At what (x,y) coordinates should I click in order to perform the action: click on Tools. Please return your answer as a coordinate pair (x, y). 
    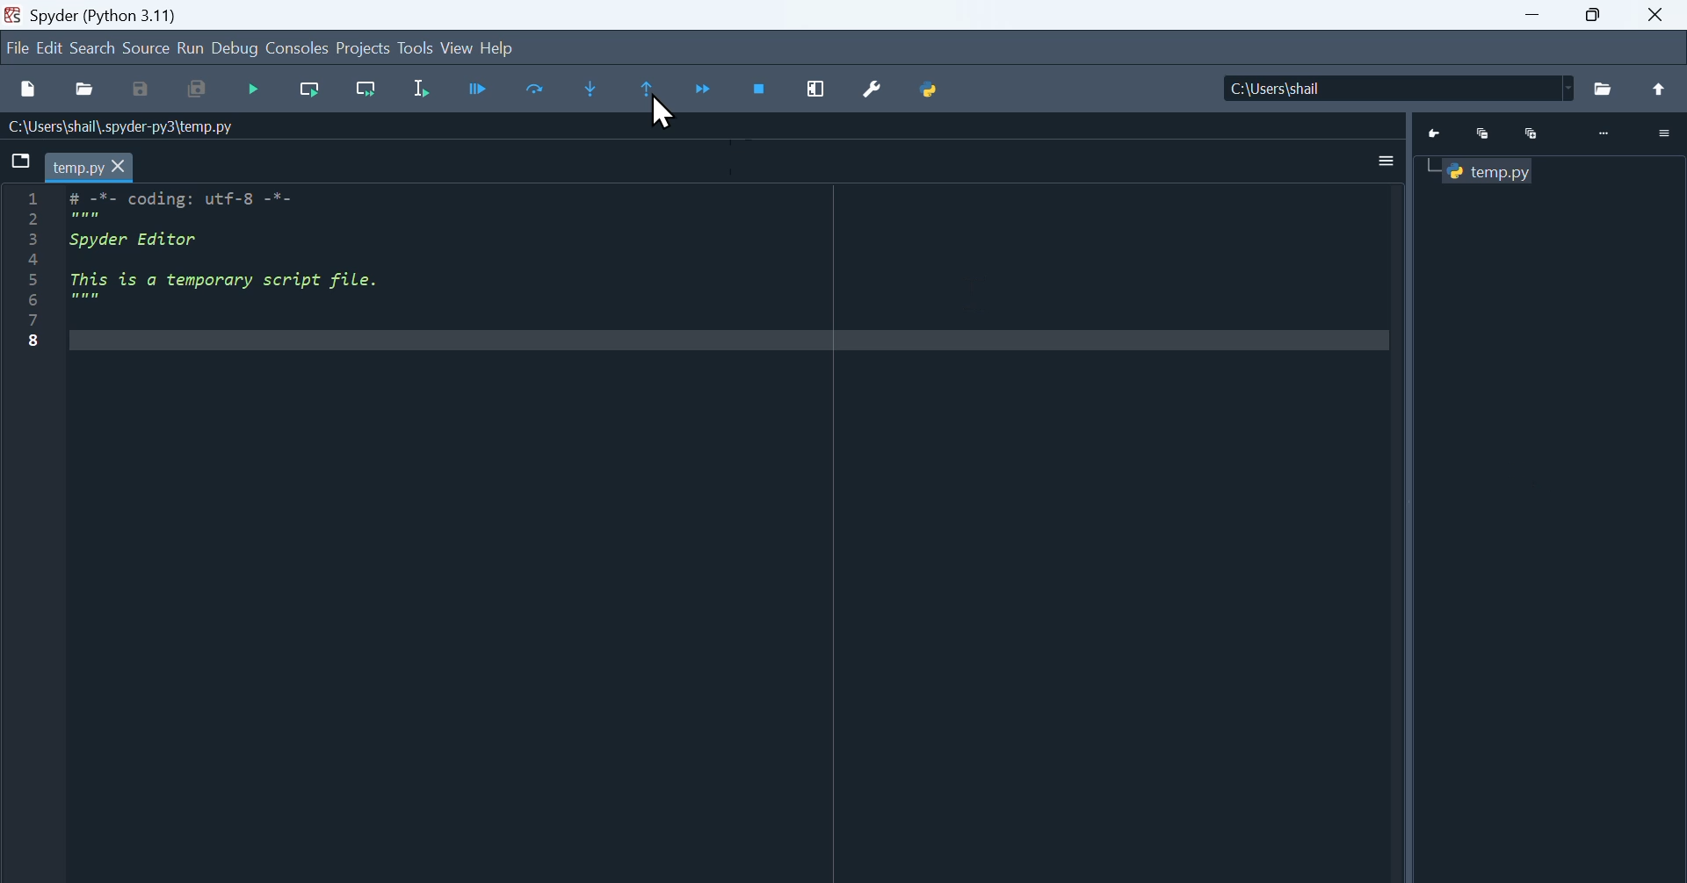
    Looking at the image, I should click on (416, 46).